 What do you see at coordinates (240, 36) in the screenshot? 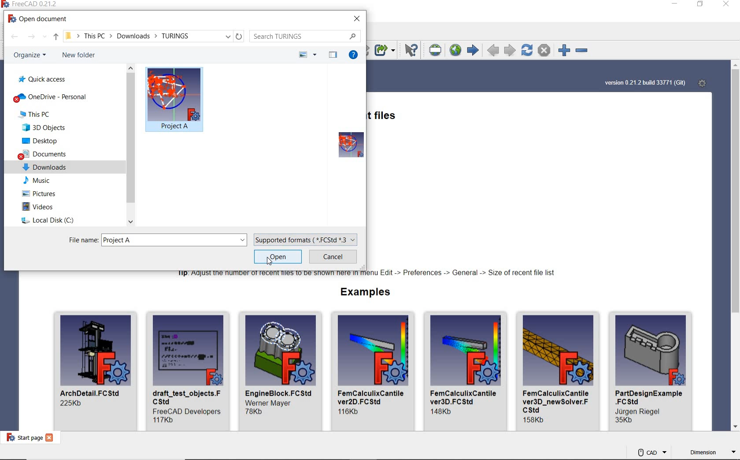
I see `REFRESH` at bounding box center [240, 36].